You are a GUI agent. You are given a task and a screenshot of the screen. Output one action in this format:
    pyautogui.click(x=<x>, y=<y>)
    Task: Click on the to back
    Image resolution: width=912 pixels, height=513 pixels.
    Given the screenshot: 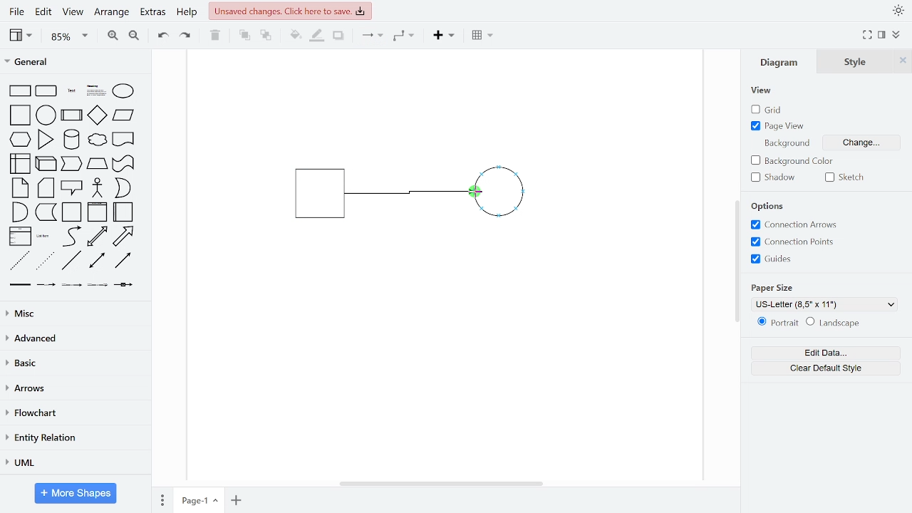 What is the action you would take?
    pyautogui.click(x=266, y=36)
    